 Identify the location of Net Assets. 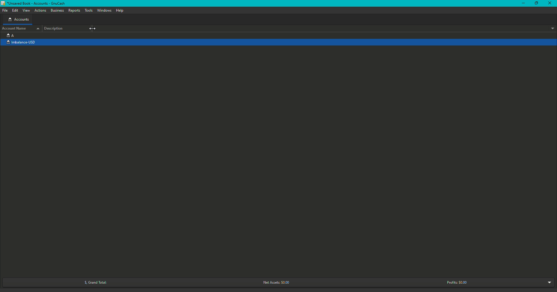
(275, 283).